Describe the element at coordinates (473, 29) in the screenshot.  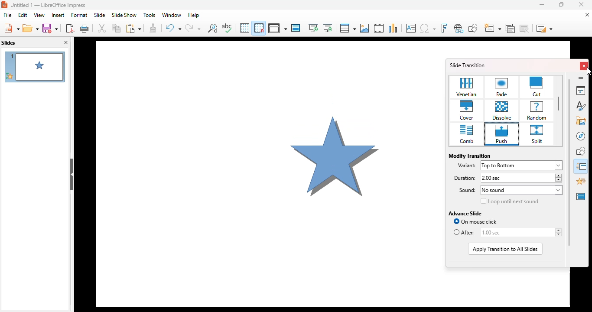
I see `show draw functions` at that location.